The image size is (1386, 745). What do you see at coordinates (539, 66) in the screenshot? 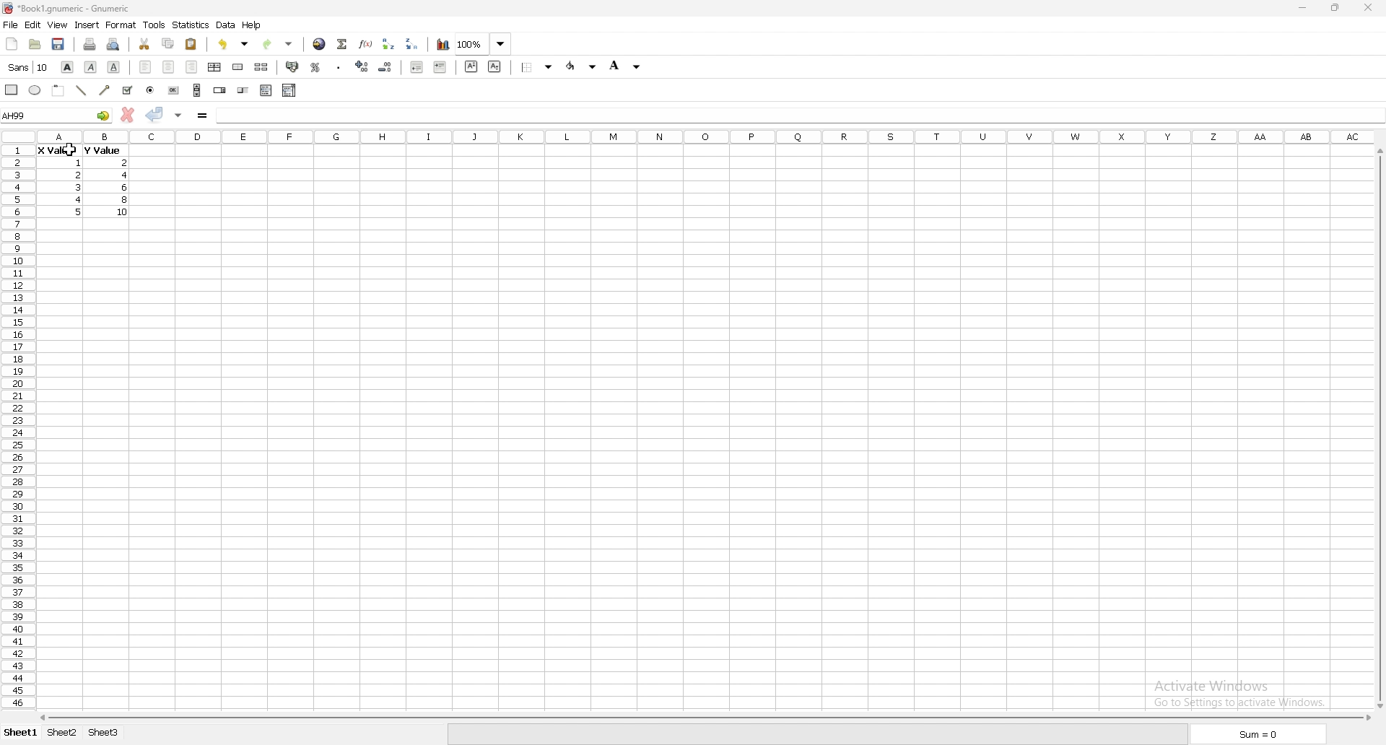
I see `border` at bounding box center [539, 66].